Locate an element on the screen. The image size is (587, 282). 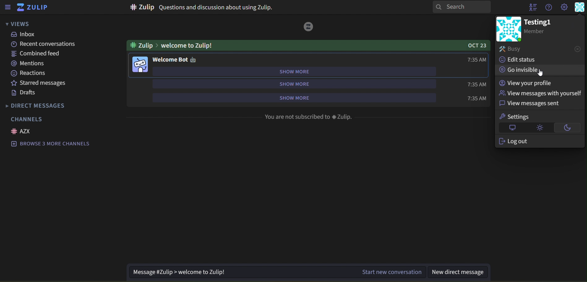
image is located at coordinates (509, 29).